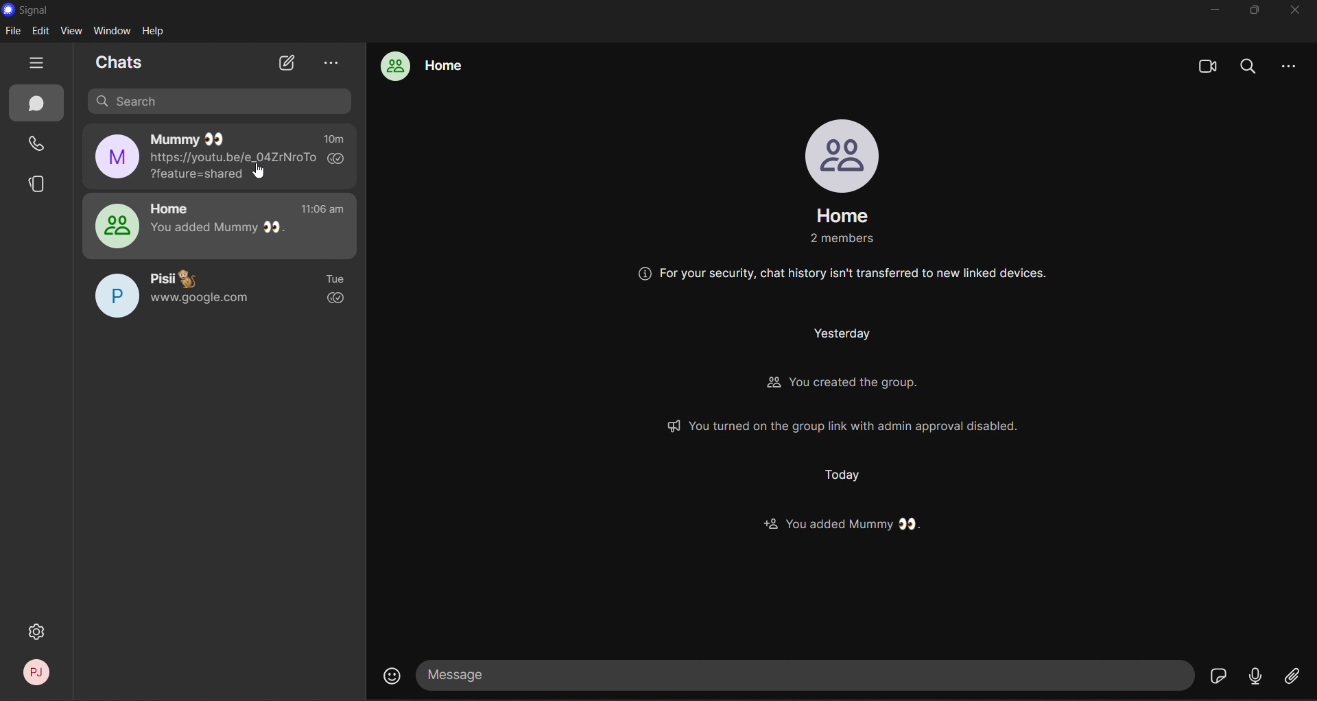 Image resolution: width=1317 pixels, height=701 pixels. What do you see at coordinates (1208, 64) in the screenshot?
I see `video call` at bounding box center [1208, 64].